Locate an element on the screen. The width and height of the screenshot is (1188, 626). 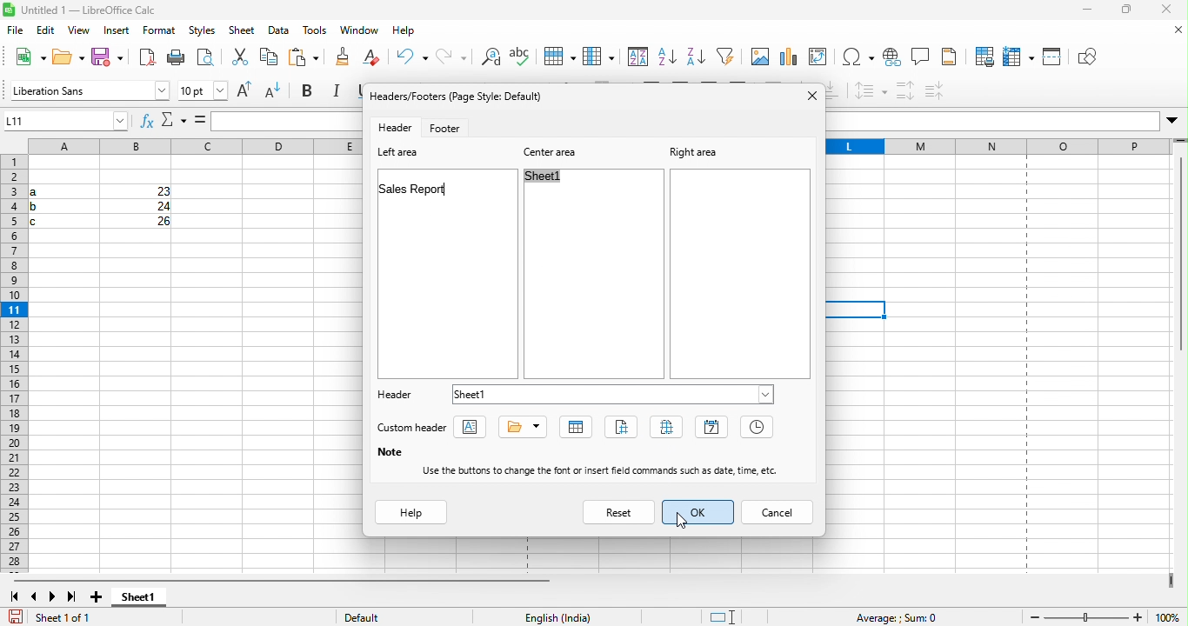
cursor movement is located at coordinates (684, 523).